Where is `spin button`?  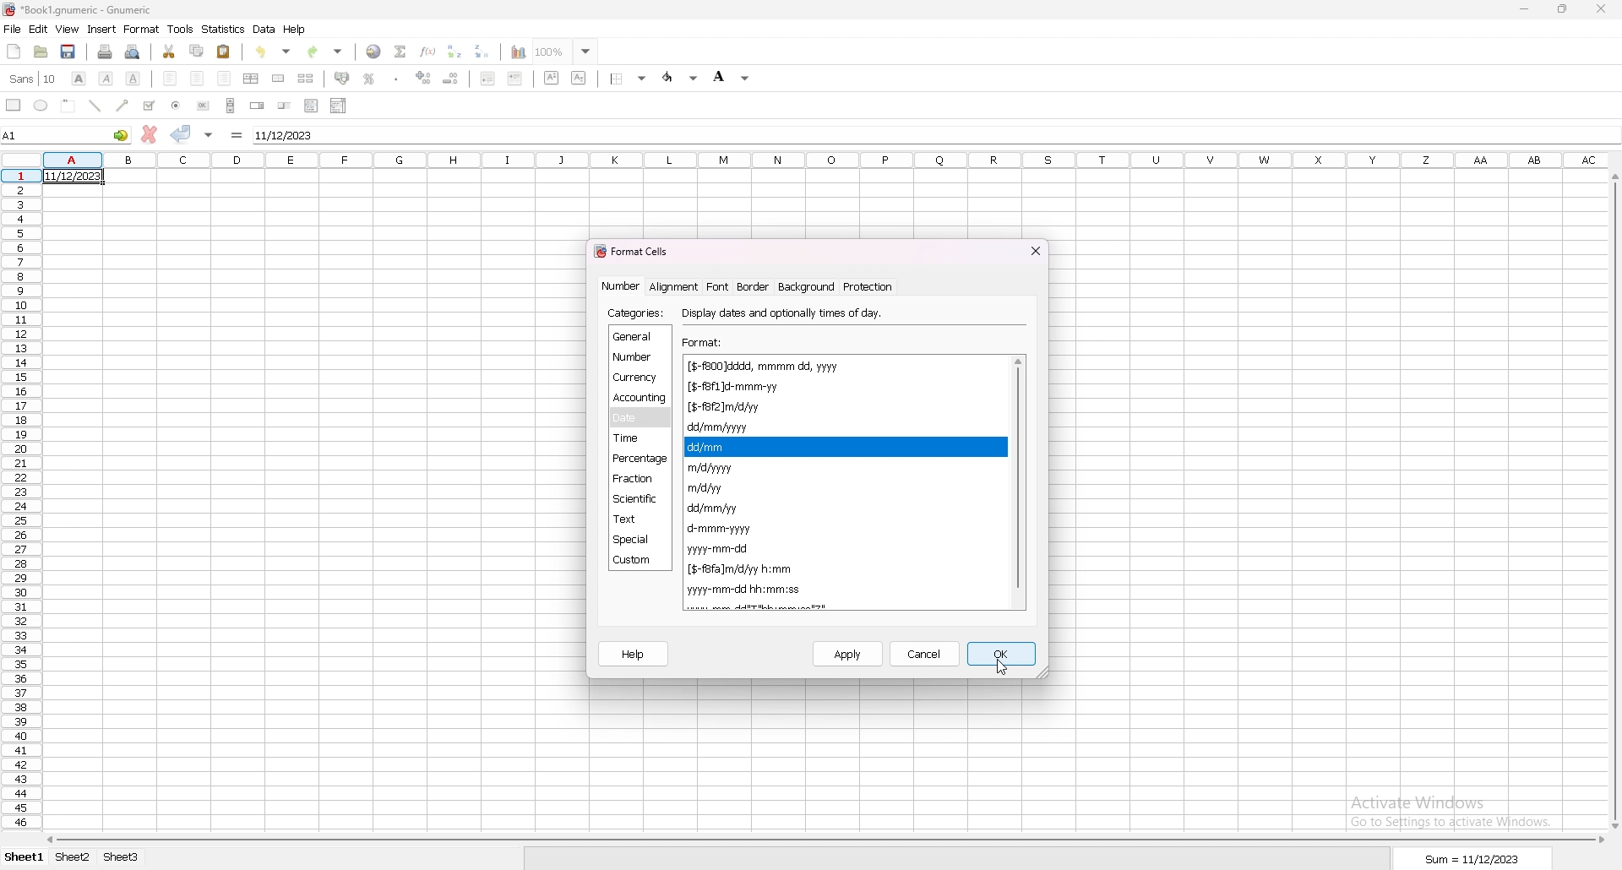 spin button is located at coordinates (259, 106).